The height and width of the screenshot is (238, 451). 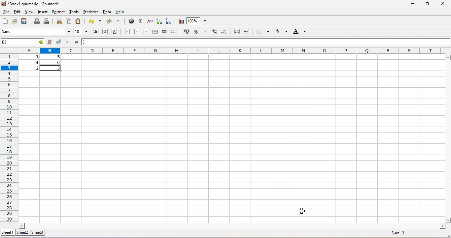 What do you see at coordinates (4, 21) in the screenshot?
I see `new work book` at bounding box center [4, 21].